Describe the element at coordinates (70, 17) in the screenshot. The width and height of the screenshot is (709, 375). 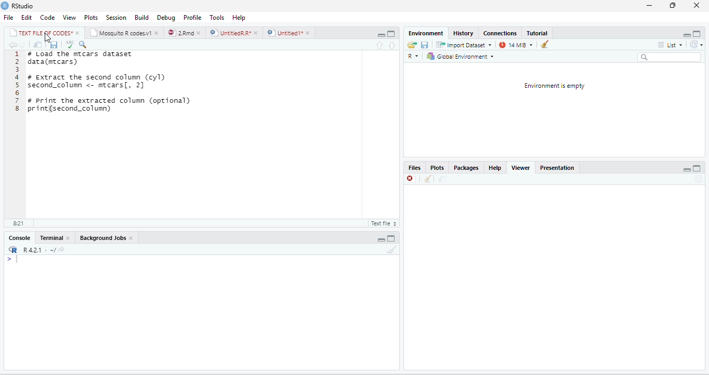
I see `View` at that location.